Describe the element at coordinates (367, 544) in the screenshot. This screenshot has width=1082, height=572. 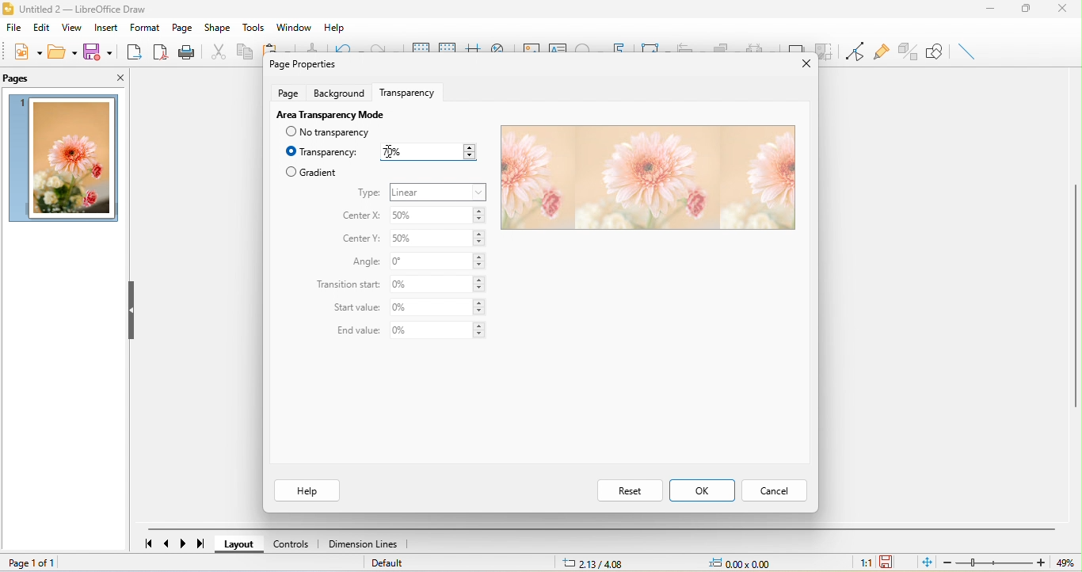
I see `dimension lines` at that location.